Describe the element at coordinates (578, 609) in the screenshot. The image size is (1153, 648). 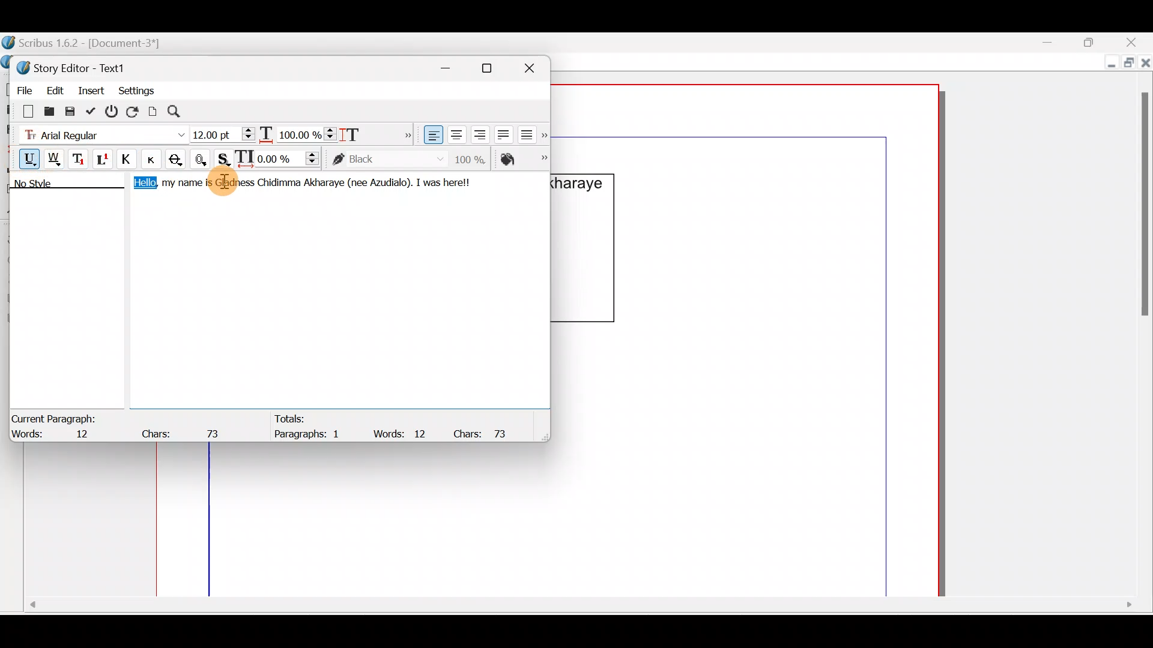
I see `Scroll bar` at that location.